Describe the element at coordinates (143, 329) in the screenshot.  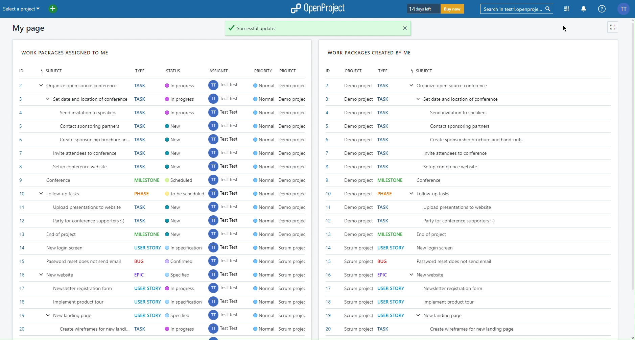
I see `Task` at that location.